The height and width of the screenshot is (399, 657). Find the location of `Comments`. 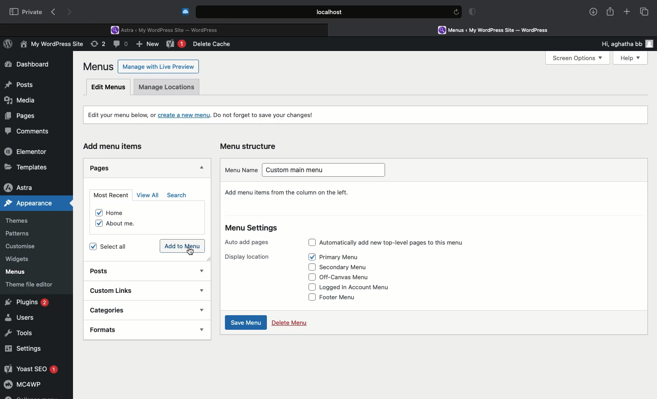

Comments is located at coordinates (31, 132).